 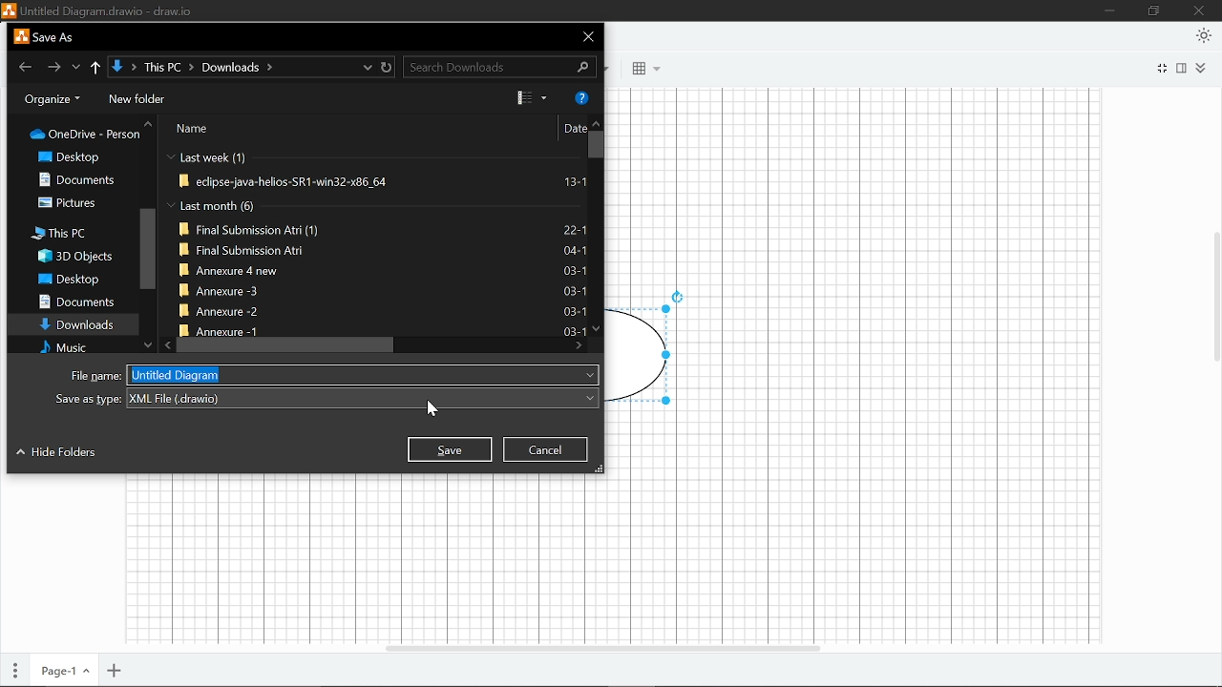 What do you see at coordinates (590, 35) in the screenshot?
I see `close` at bounding box center [590, 35].